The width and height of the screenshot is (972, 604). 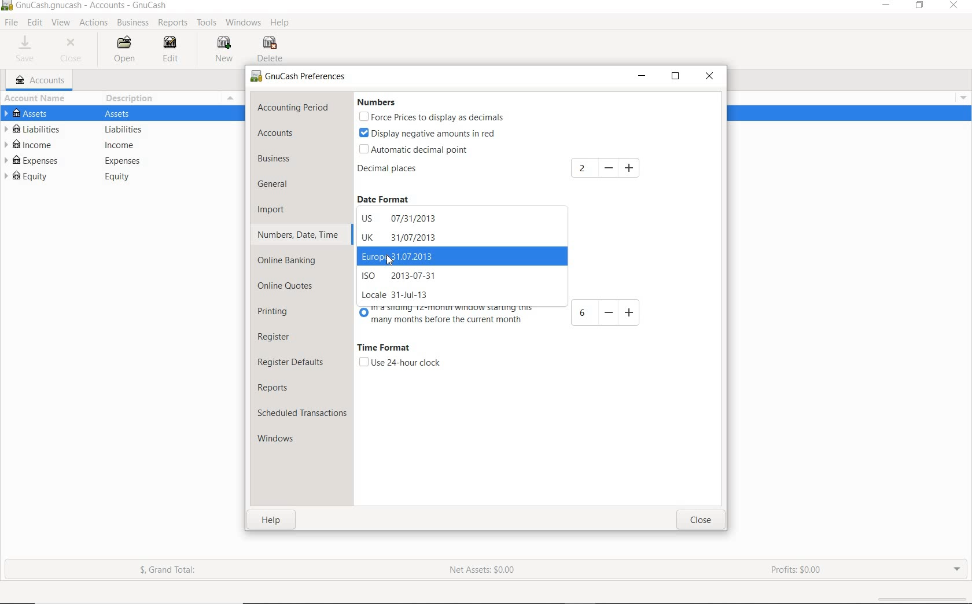 What do you see at coordinates (207, 24) in the screenshot?
I see `TOOLS` at bounding box center [207, 24].